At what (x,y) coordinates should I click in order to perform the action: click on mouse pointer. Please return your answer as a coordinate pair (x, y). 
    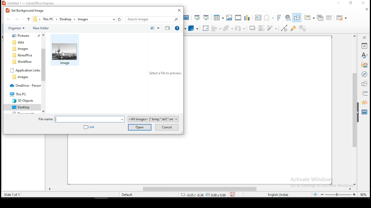
    Looking at the image, I should click on (64, 54).